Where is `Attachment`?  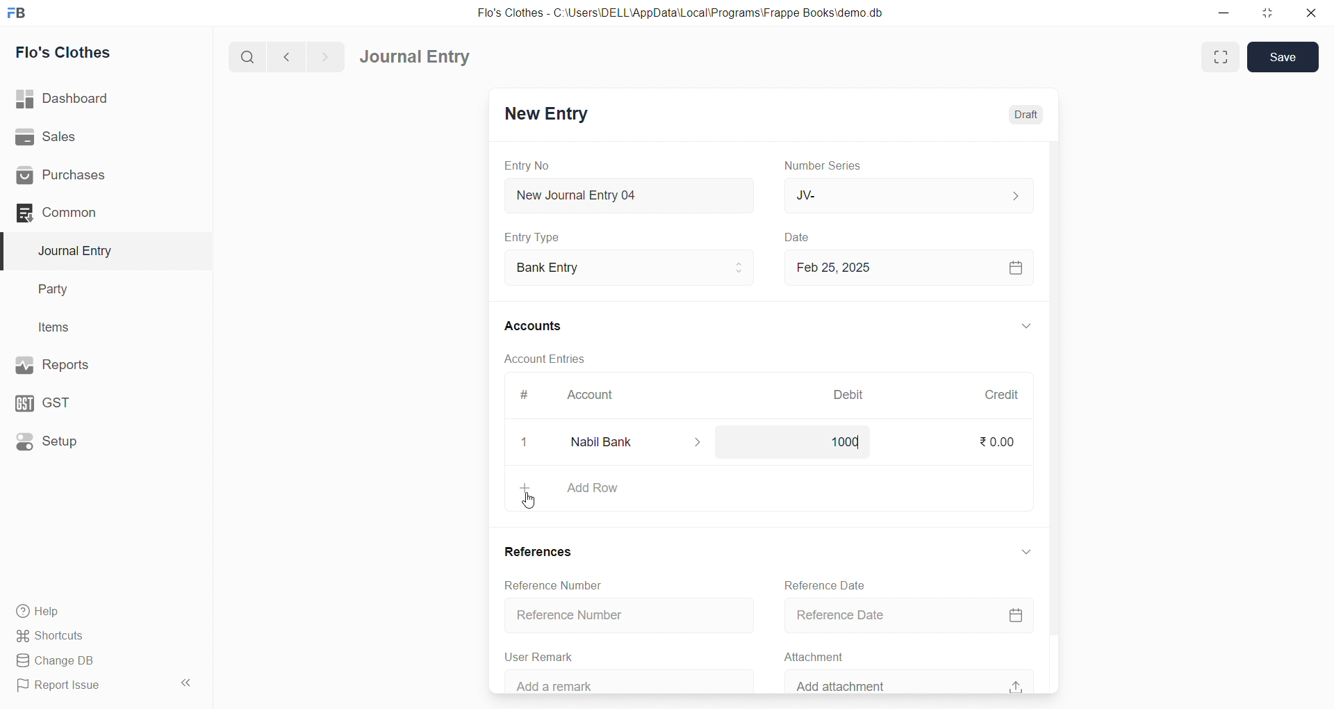
Attachment is located at coordinates (807, 655).